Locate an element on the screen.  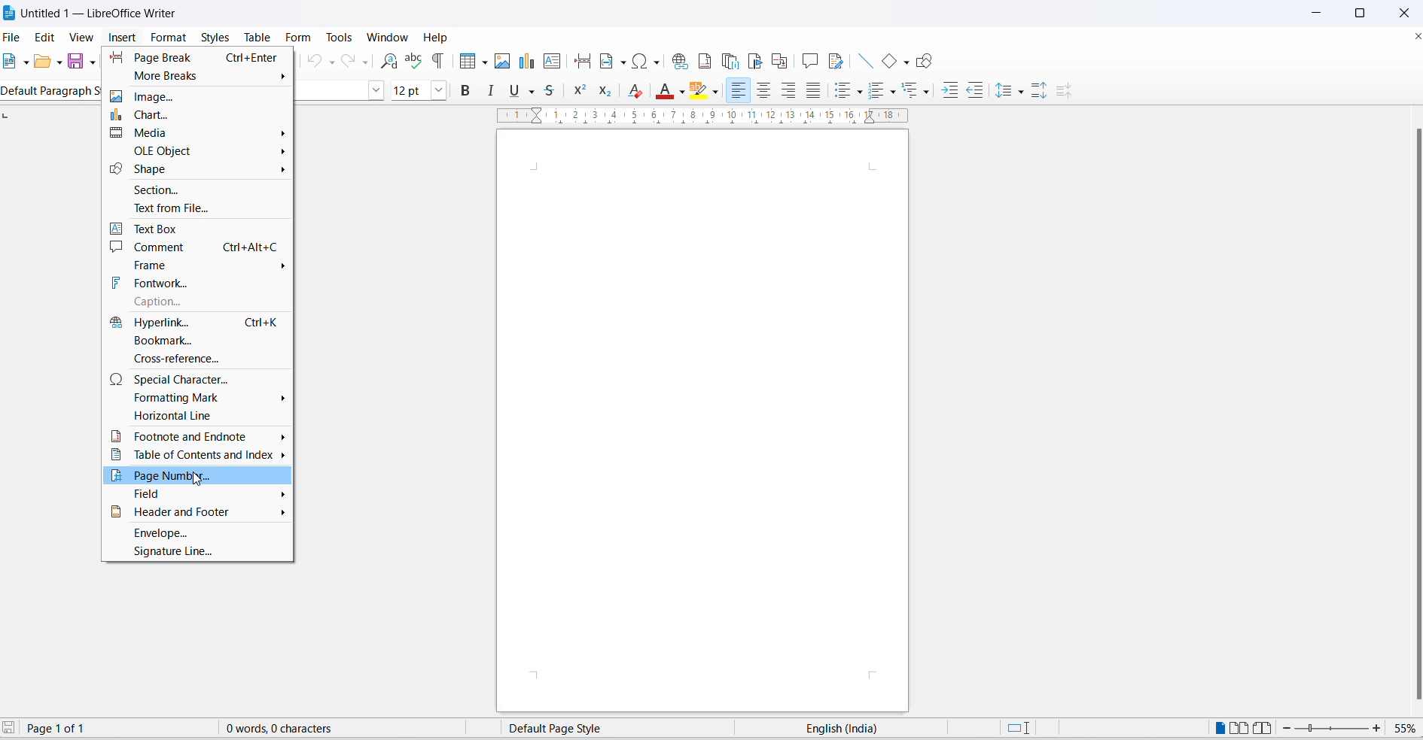
font name options is located at coordinates (375, 89).